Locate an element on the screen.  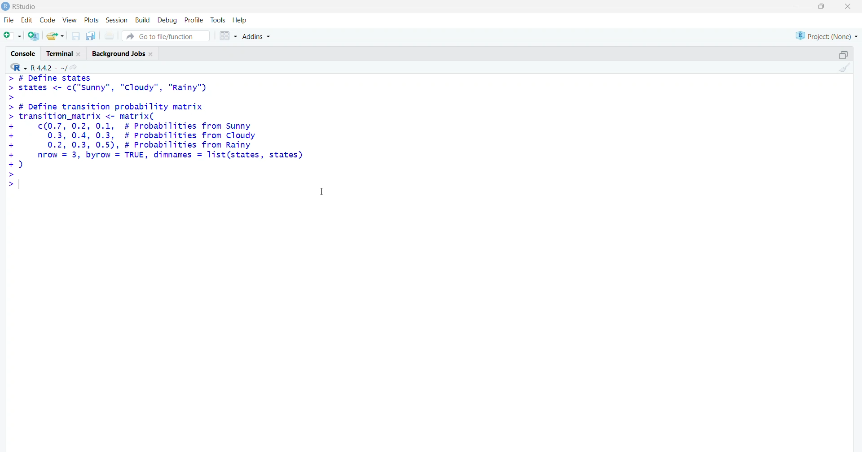
create a project is located at coordinates (33, 36).